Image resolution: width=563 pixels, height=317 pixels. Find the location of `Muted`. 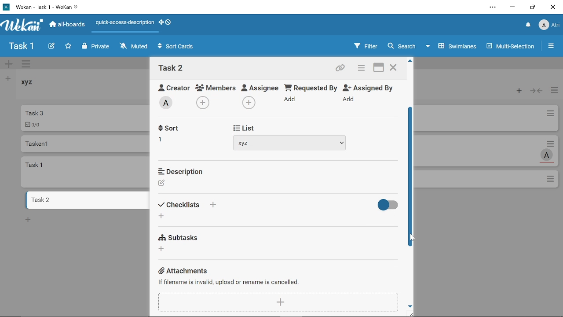

Muted is located at coordinates (134, 46).